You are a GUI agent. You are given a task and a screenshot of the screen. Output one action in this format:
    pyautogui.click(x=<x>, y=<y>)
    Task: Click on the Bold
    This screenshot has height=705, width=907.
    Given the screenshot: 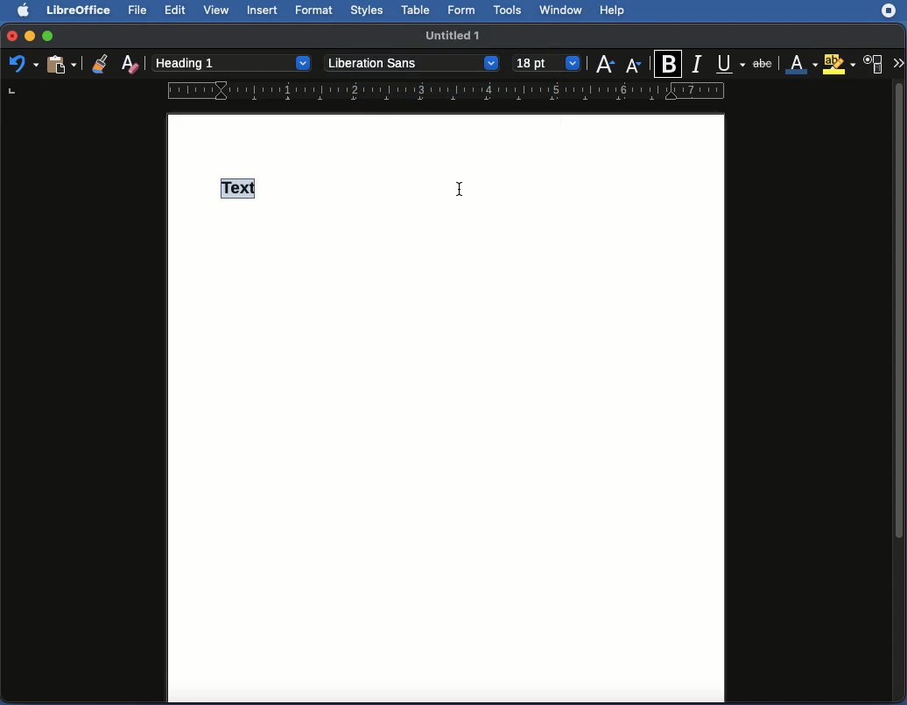 What is the action you would take?
    pyautogui.click(x=669, y=61)
    